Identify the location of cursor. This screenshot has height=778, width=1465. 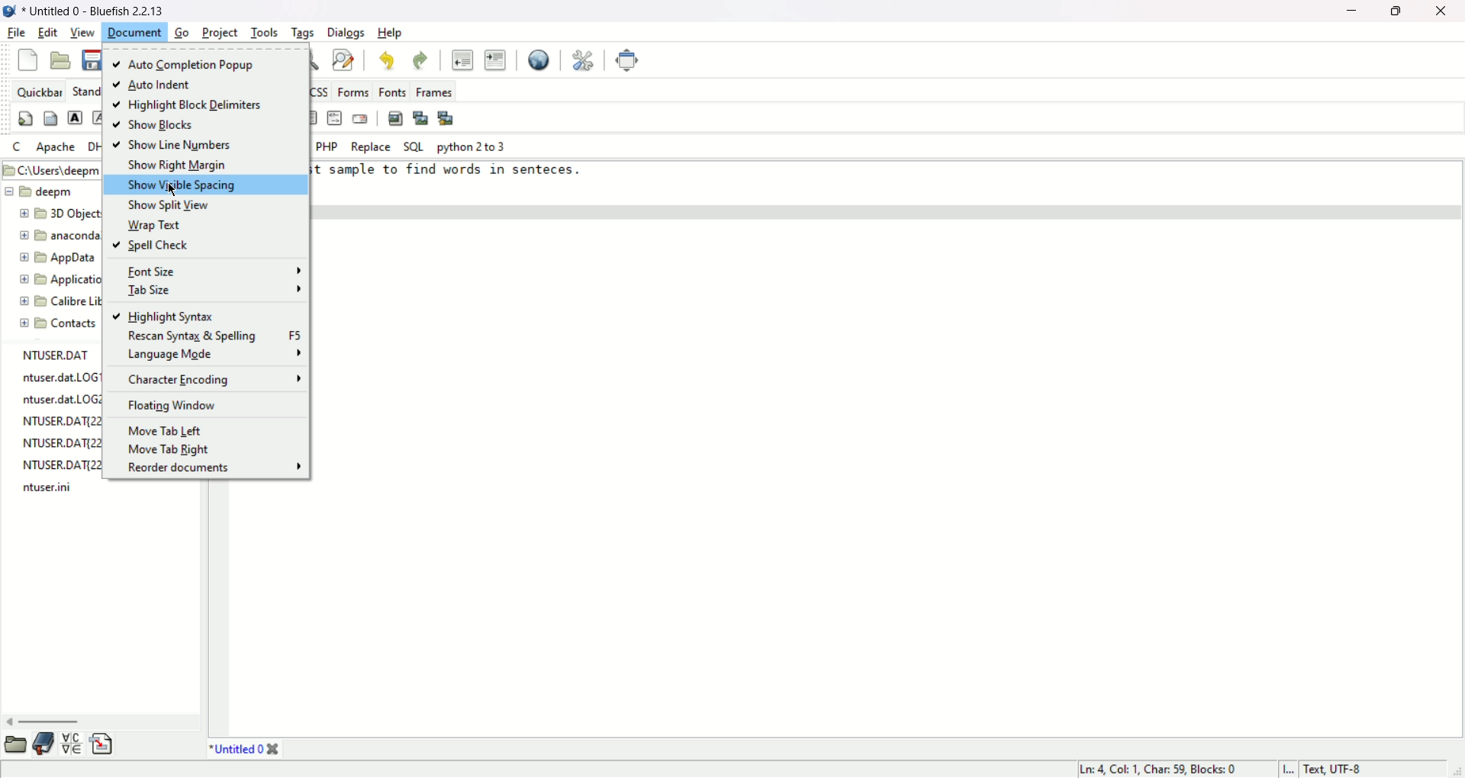
(172, 189).